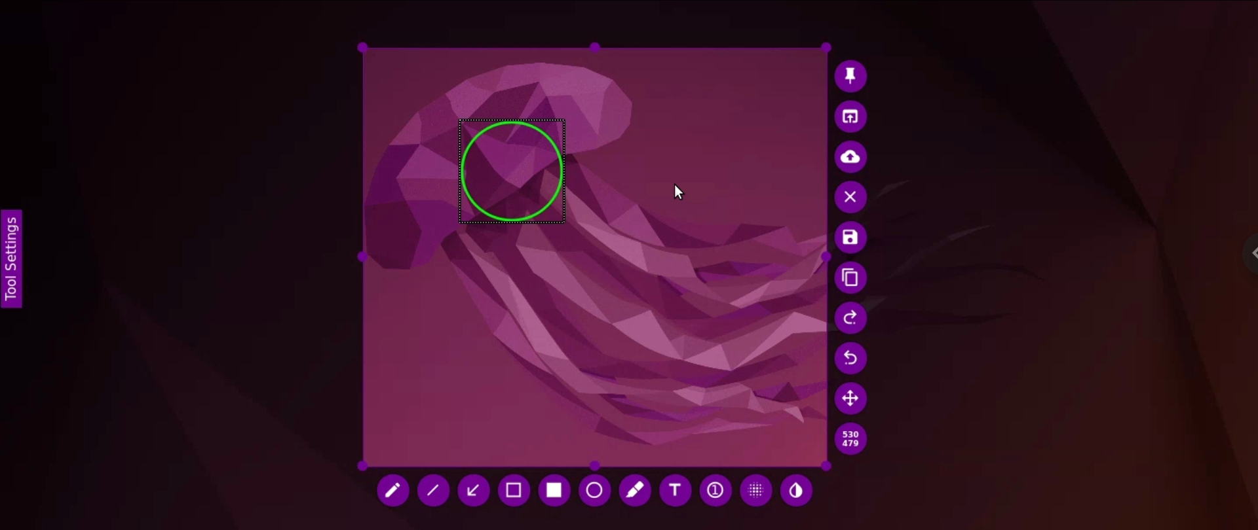  I want to click on pencil, so click(394, 491).